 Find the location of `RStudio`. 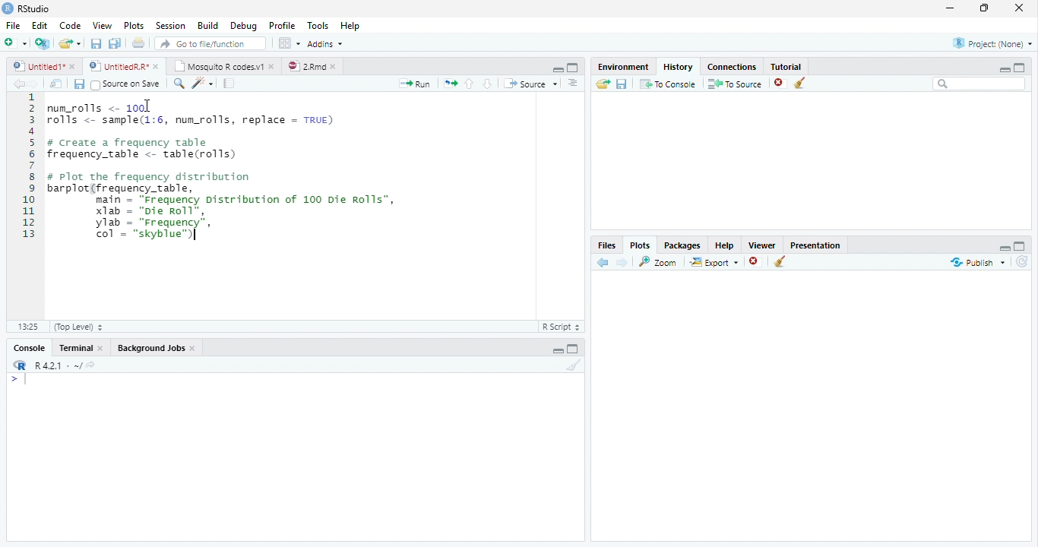

RStudio is located at coordinates (27, 8).